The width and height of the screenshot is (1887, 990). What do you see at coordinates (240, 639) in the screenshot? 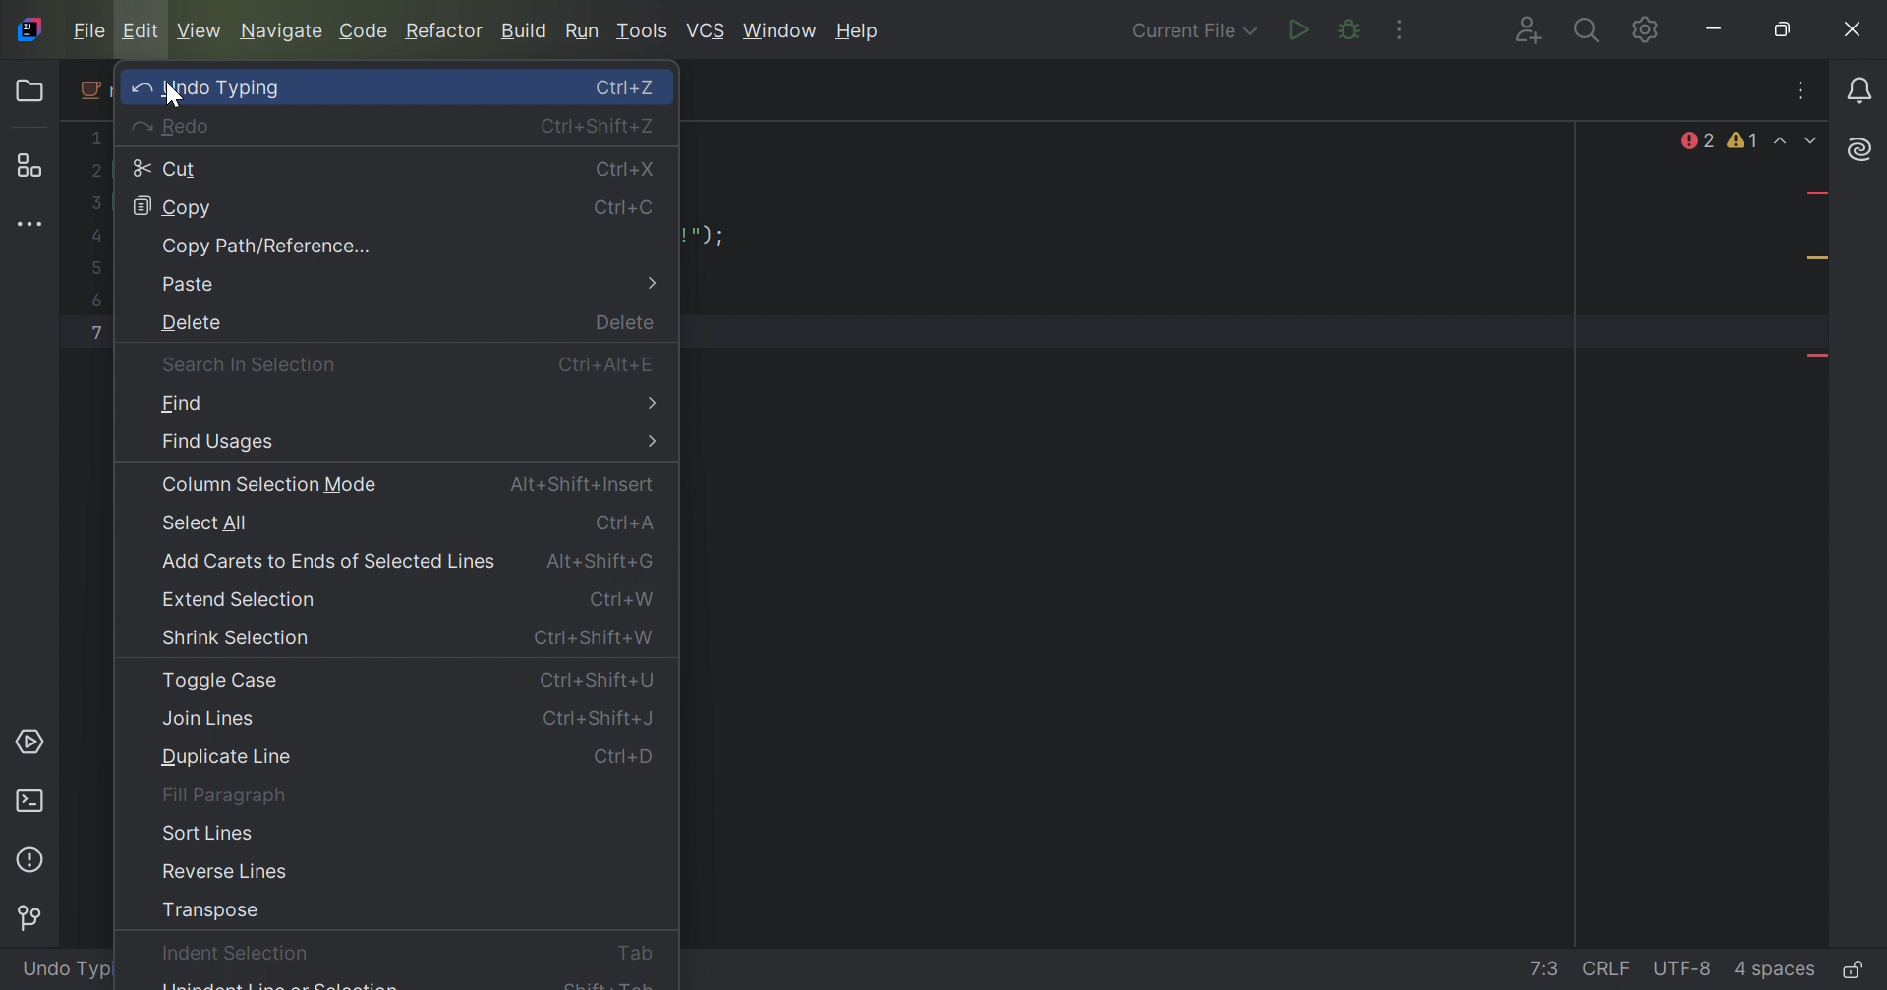
I see `Shrink Selection` at bounding box center [240, 639].